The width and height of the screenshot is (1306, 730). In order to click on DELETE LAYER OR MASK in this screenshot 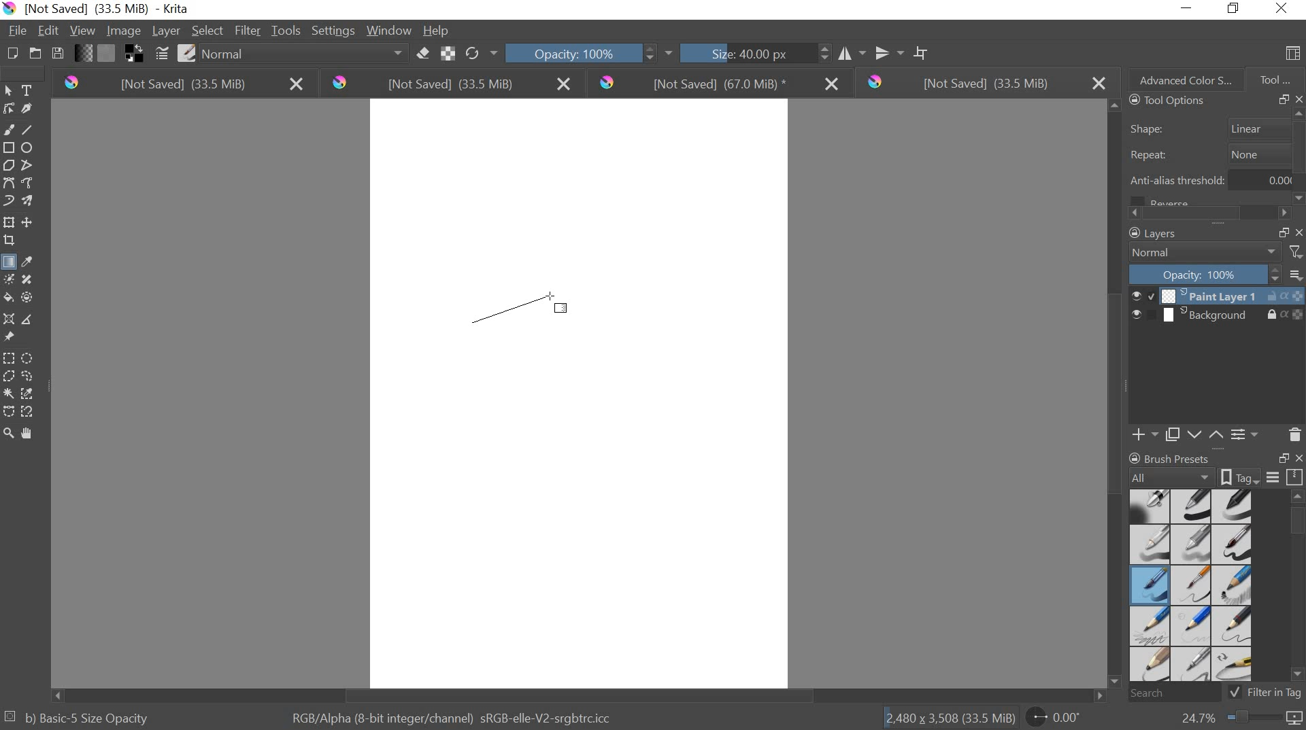, I will do `click(1294, 434)`.